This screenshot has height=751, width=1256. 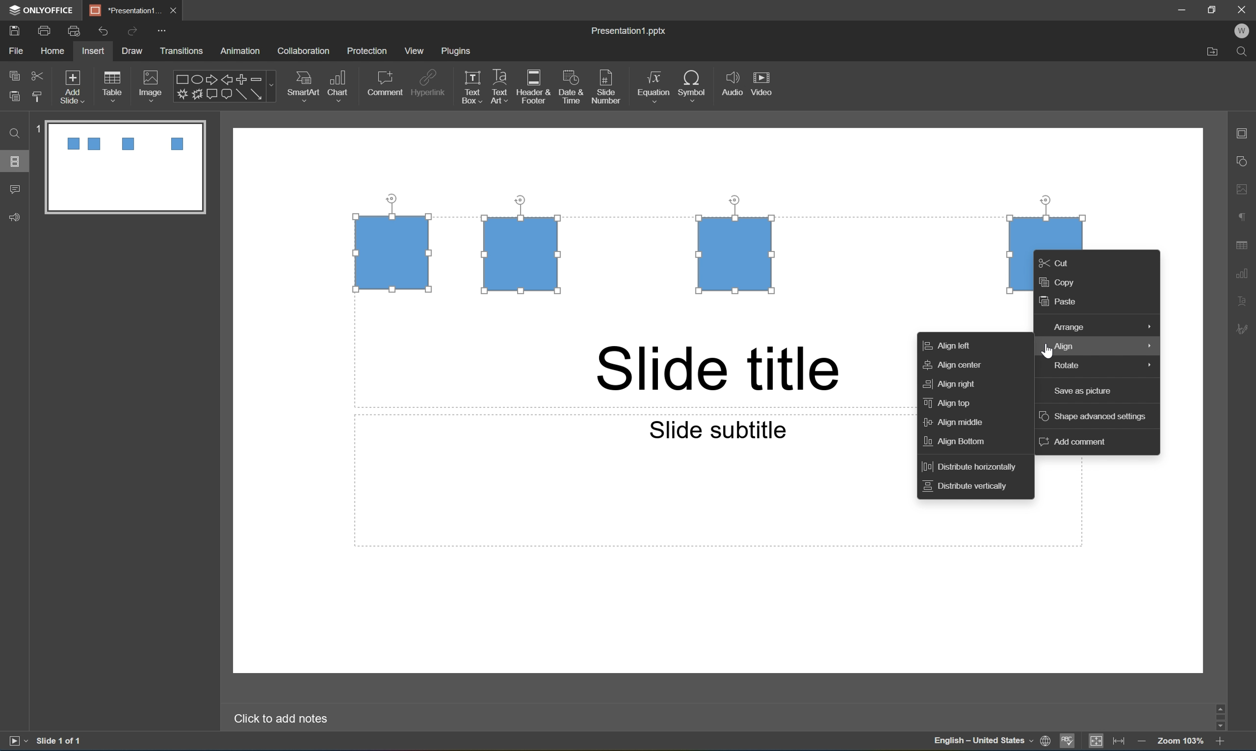 What do you see at coordinates (954, 345) in the screenshot?
I see `align left` at bounding box center [954, 345].